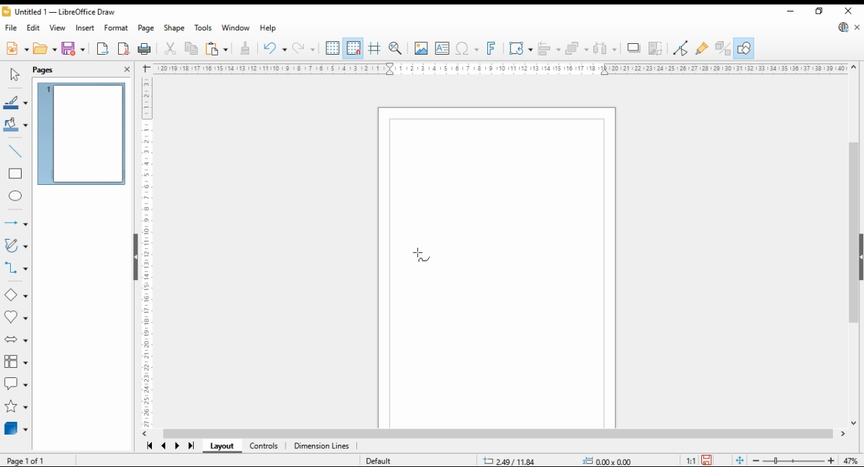 This screenshot has width=864, height=467. Describe the element at coordinates (422, 254) in the screenshot. I see `mouse pointer` at that location.